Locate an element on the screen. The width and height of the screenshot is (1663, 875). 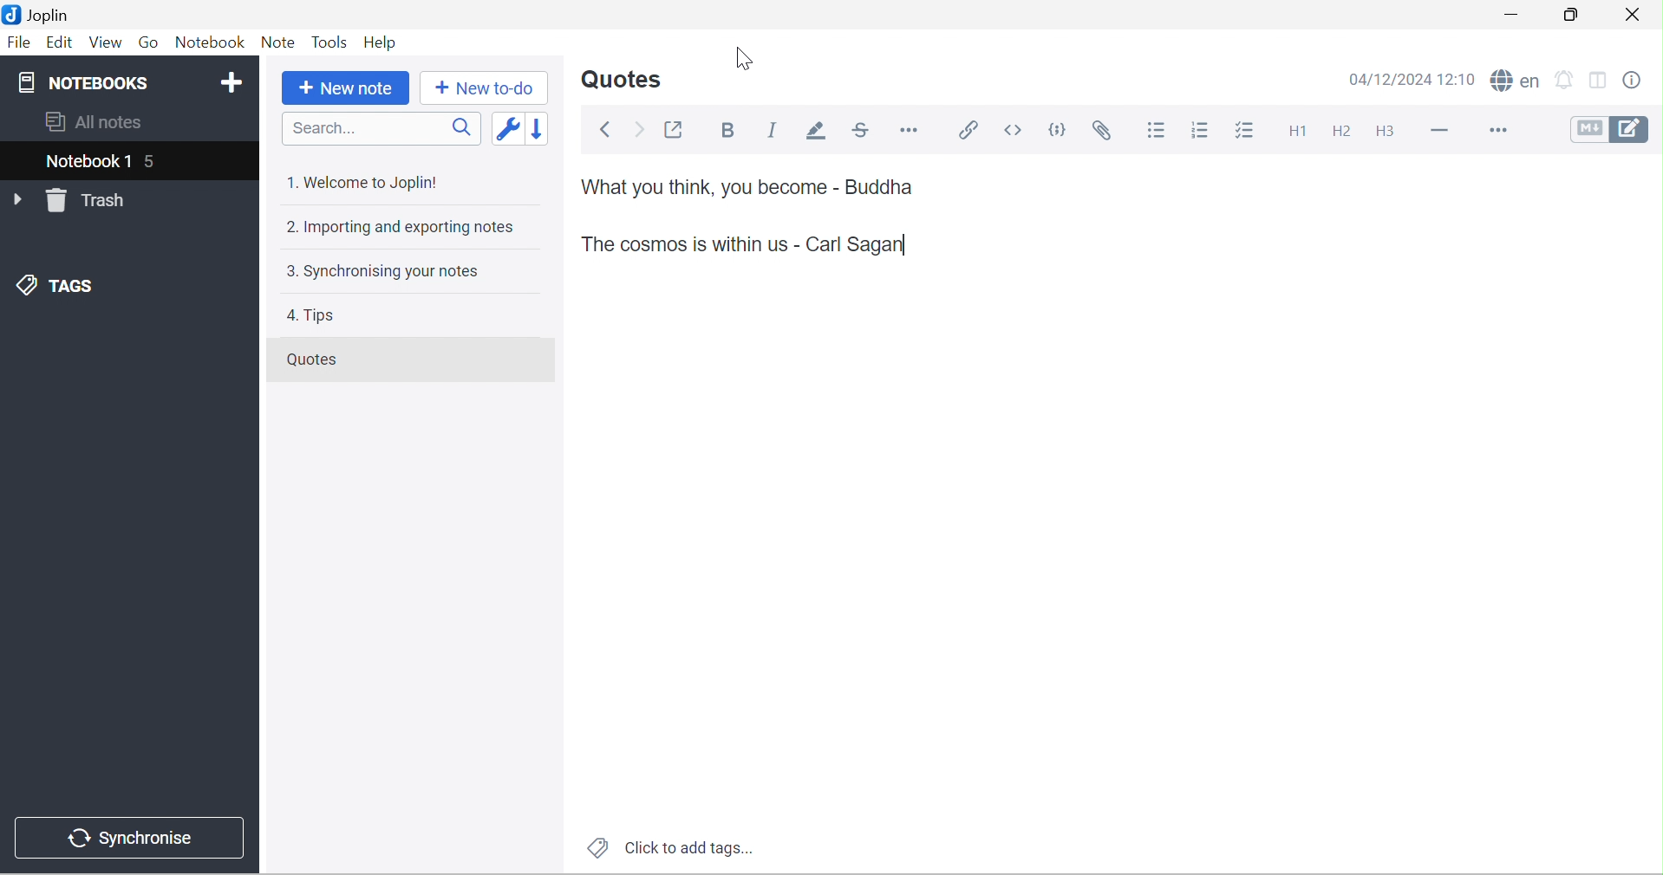
Back is located at coordinates (608, 129).